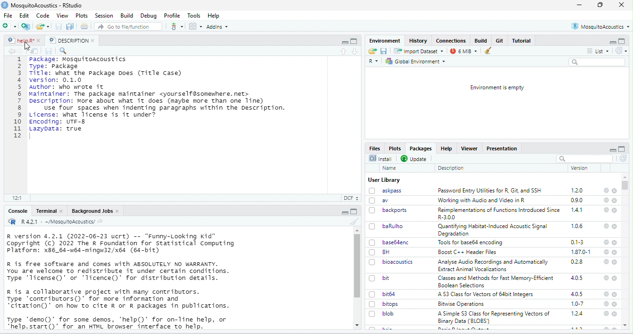 The width and height of the screenshot is (633, 334). I want to click on full screen, so click(354, 41).